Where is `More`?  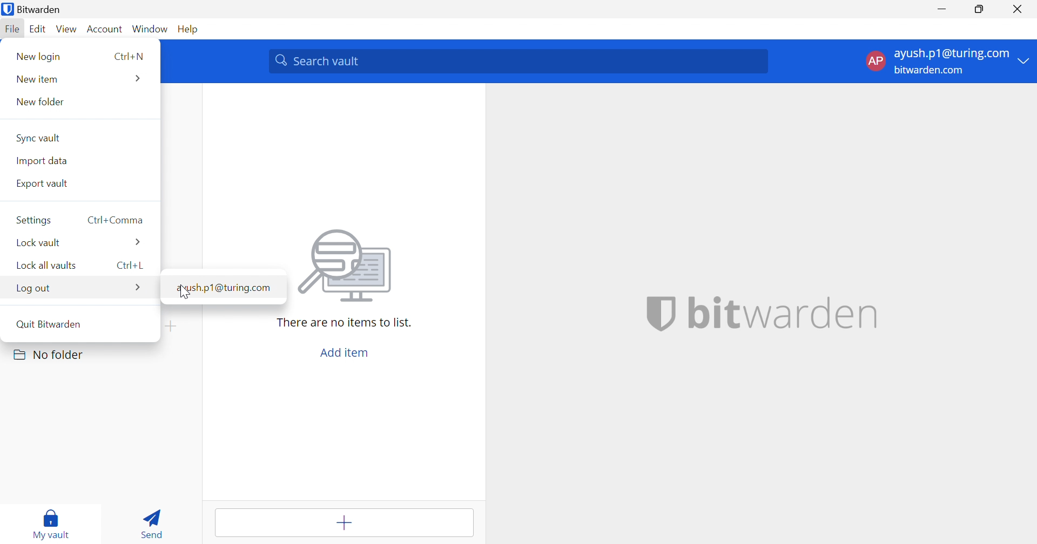 More is located at coordinates (139, 289).